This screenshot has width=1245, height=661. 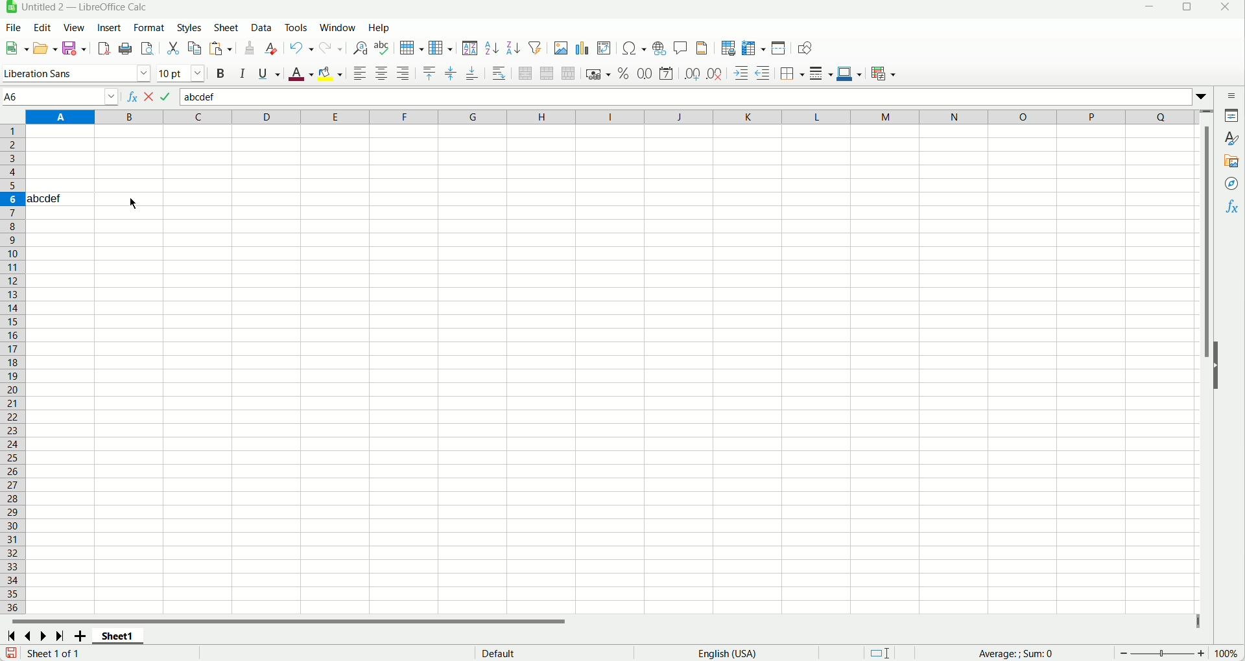 What do you see at coordinates (515, 47) in the screenshot?
I see `sort descending` at bounding box center [515, 47].